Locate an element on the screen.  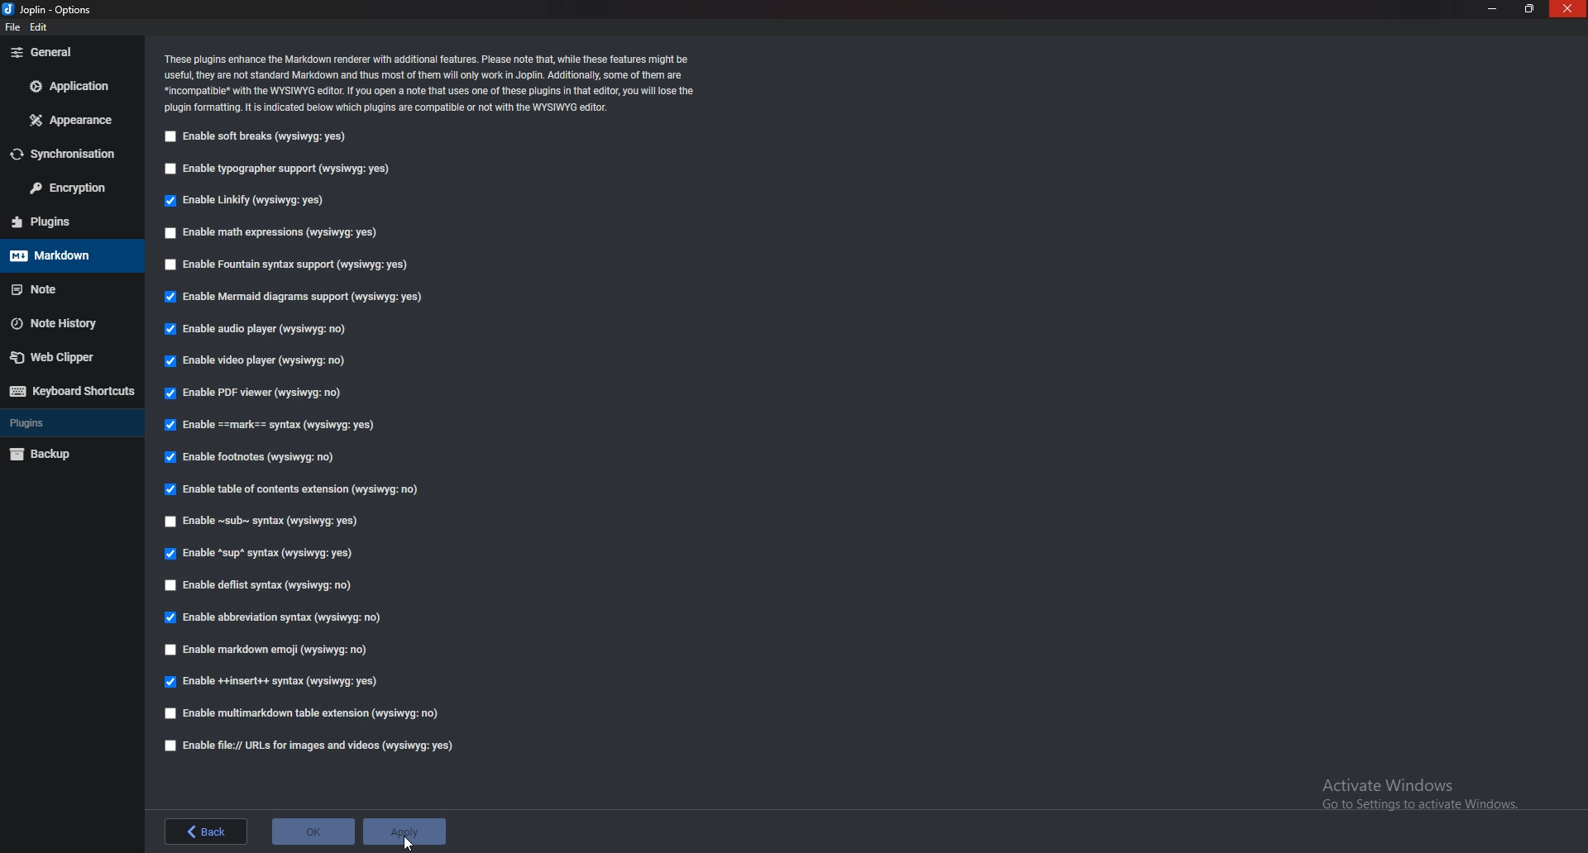
Cursor is located at coordinates (409, 843).